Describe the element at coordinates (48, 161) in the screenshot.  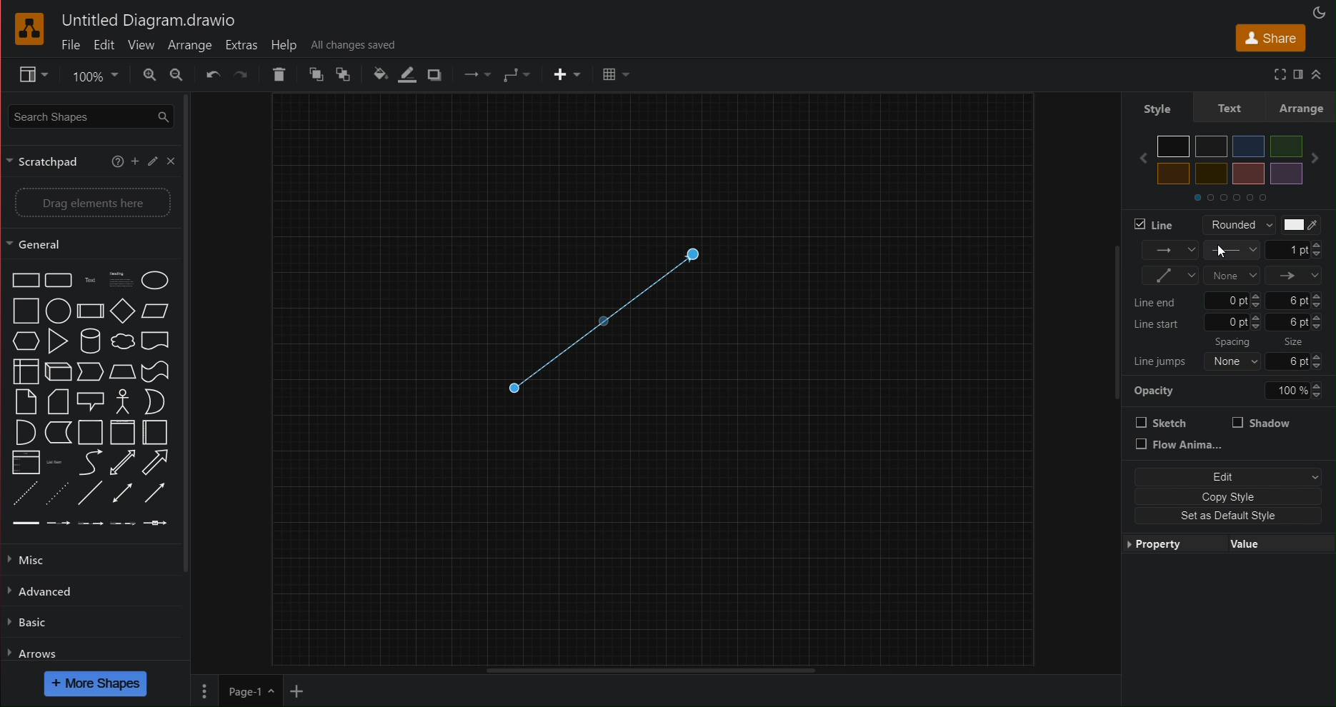
I see `Scratchpad` at that location.